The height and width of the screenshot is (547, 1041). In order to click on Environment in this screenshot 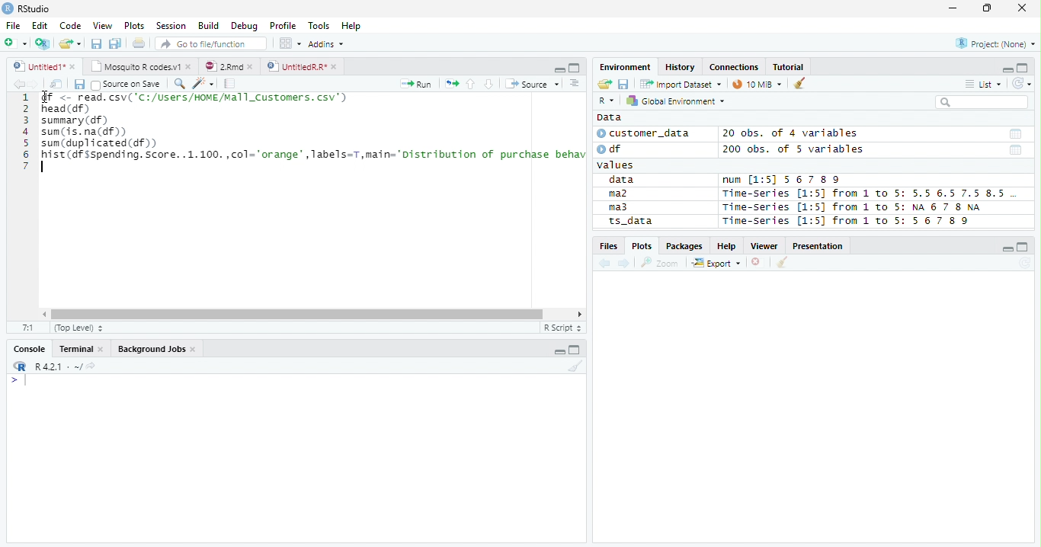, I will do `click(626, 67)`.